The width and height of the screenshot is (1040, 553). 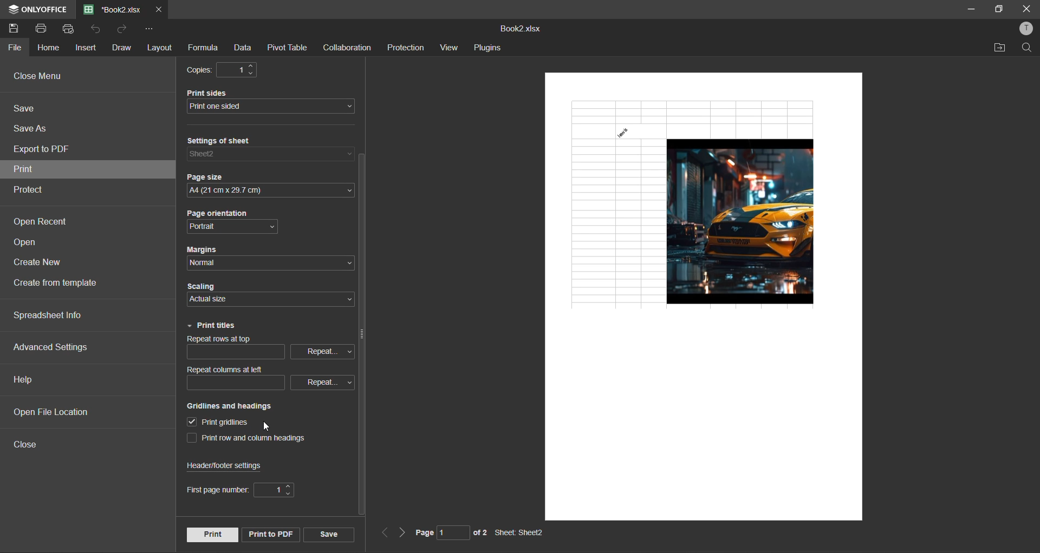 What do you see at coordinates (225, 93) in the screenshot?
I see `print sides` at bounding box center [225, 93].